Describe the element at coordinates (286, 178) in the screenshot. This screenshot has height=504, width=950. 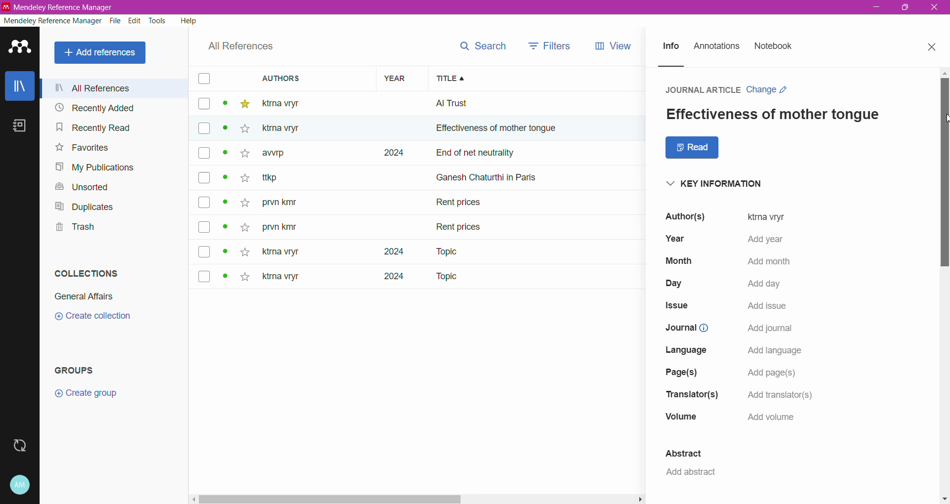
I see `~ ttkp` at that location.